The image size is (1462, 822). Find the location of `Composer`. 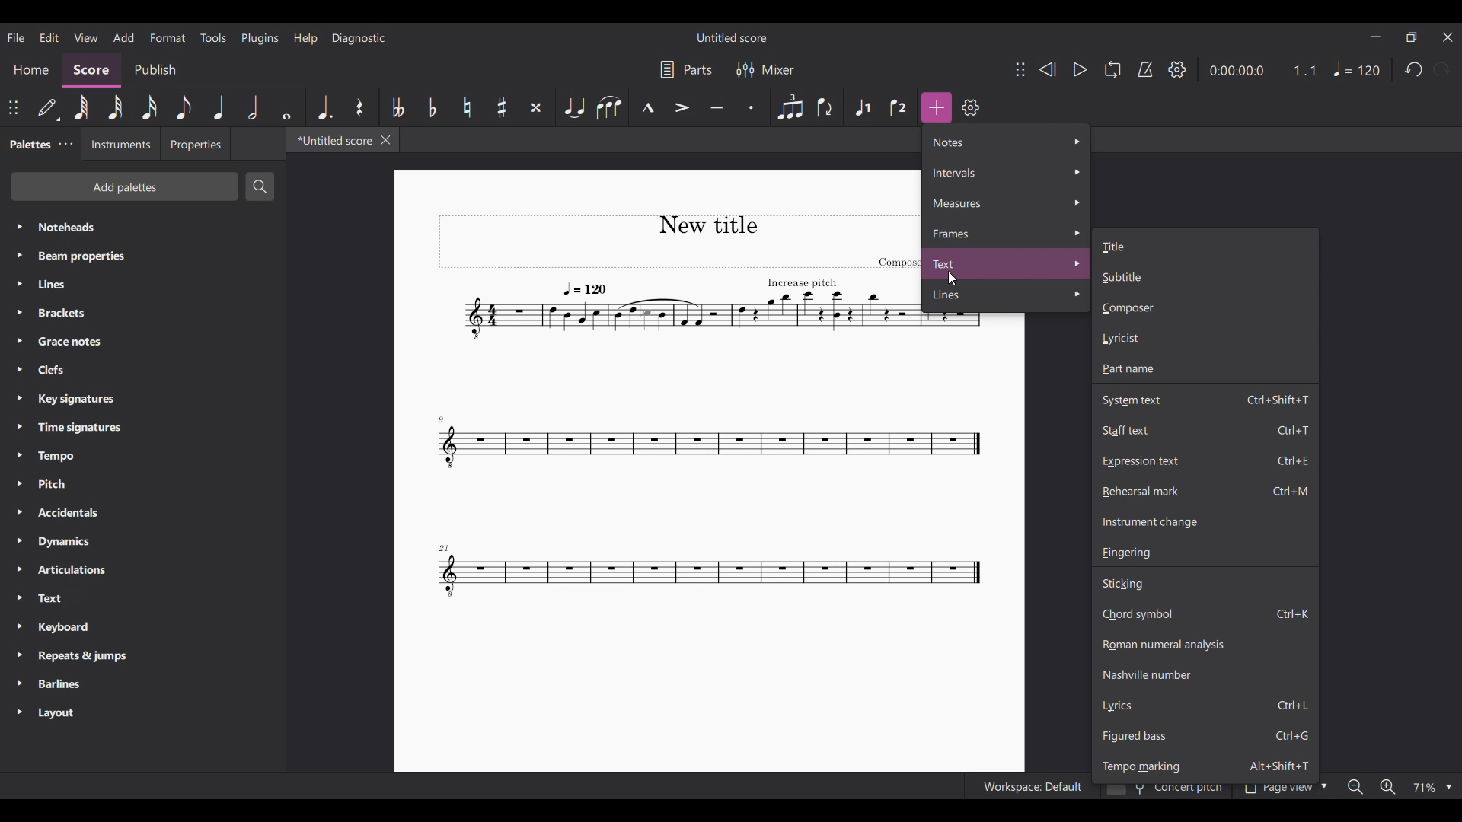

Composer is located at coordinates (1205, 308).